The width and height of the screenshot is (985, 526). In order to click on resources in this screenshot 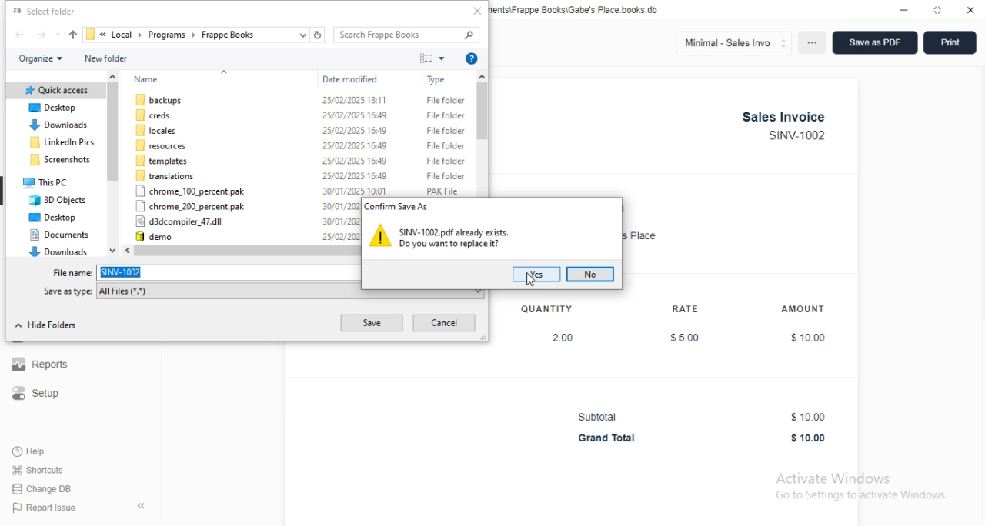, I will do `click(160, 145)`.